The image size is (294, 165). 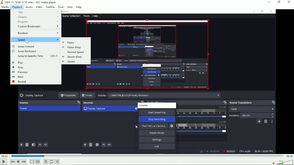 What do you see at coordinates (36, 33) in the screenshot?
I see `renderer` at bounding box center [36, 33].